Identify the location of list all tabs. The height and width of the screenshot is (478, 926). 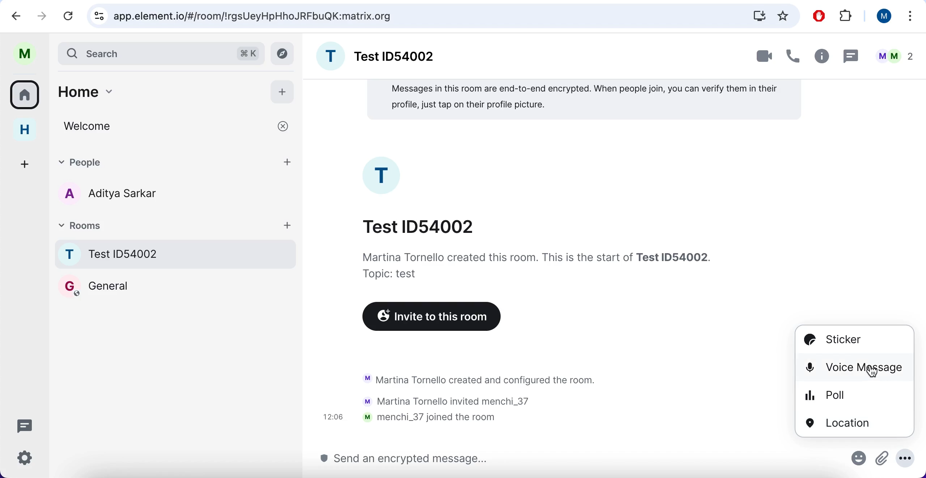
(911, 16).